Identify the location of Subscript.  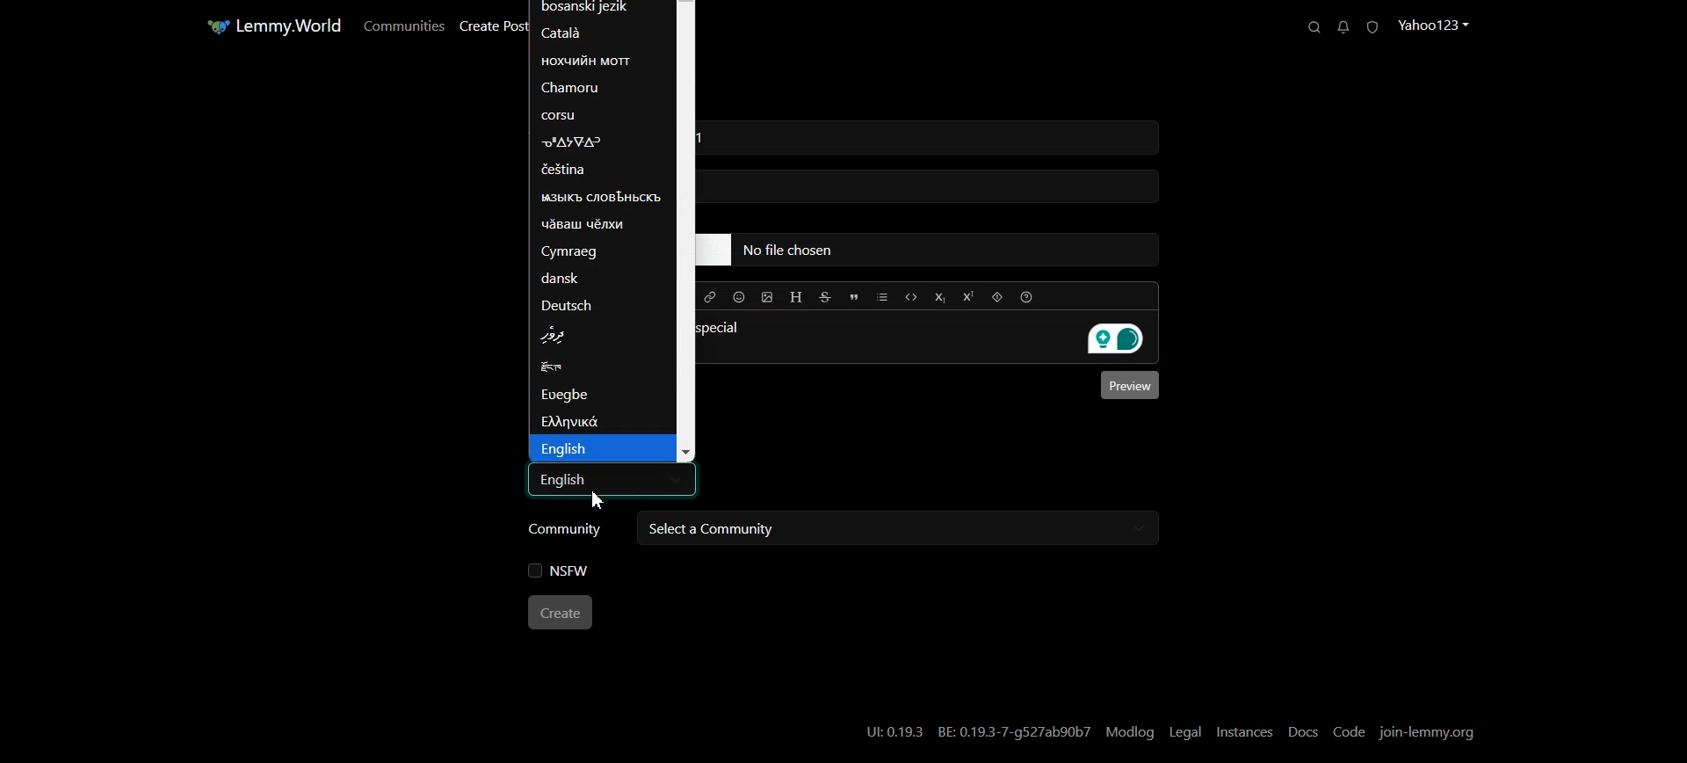
(941, 297).